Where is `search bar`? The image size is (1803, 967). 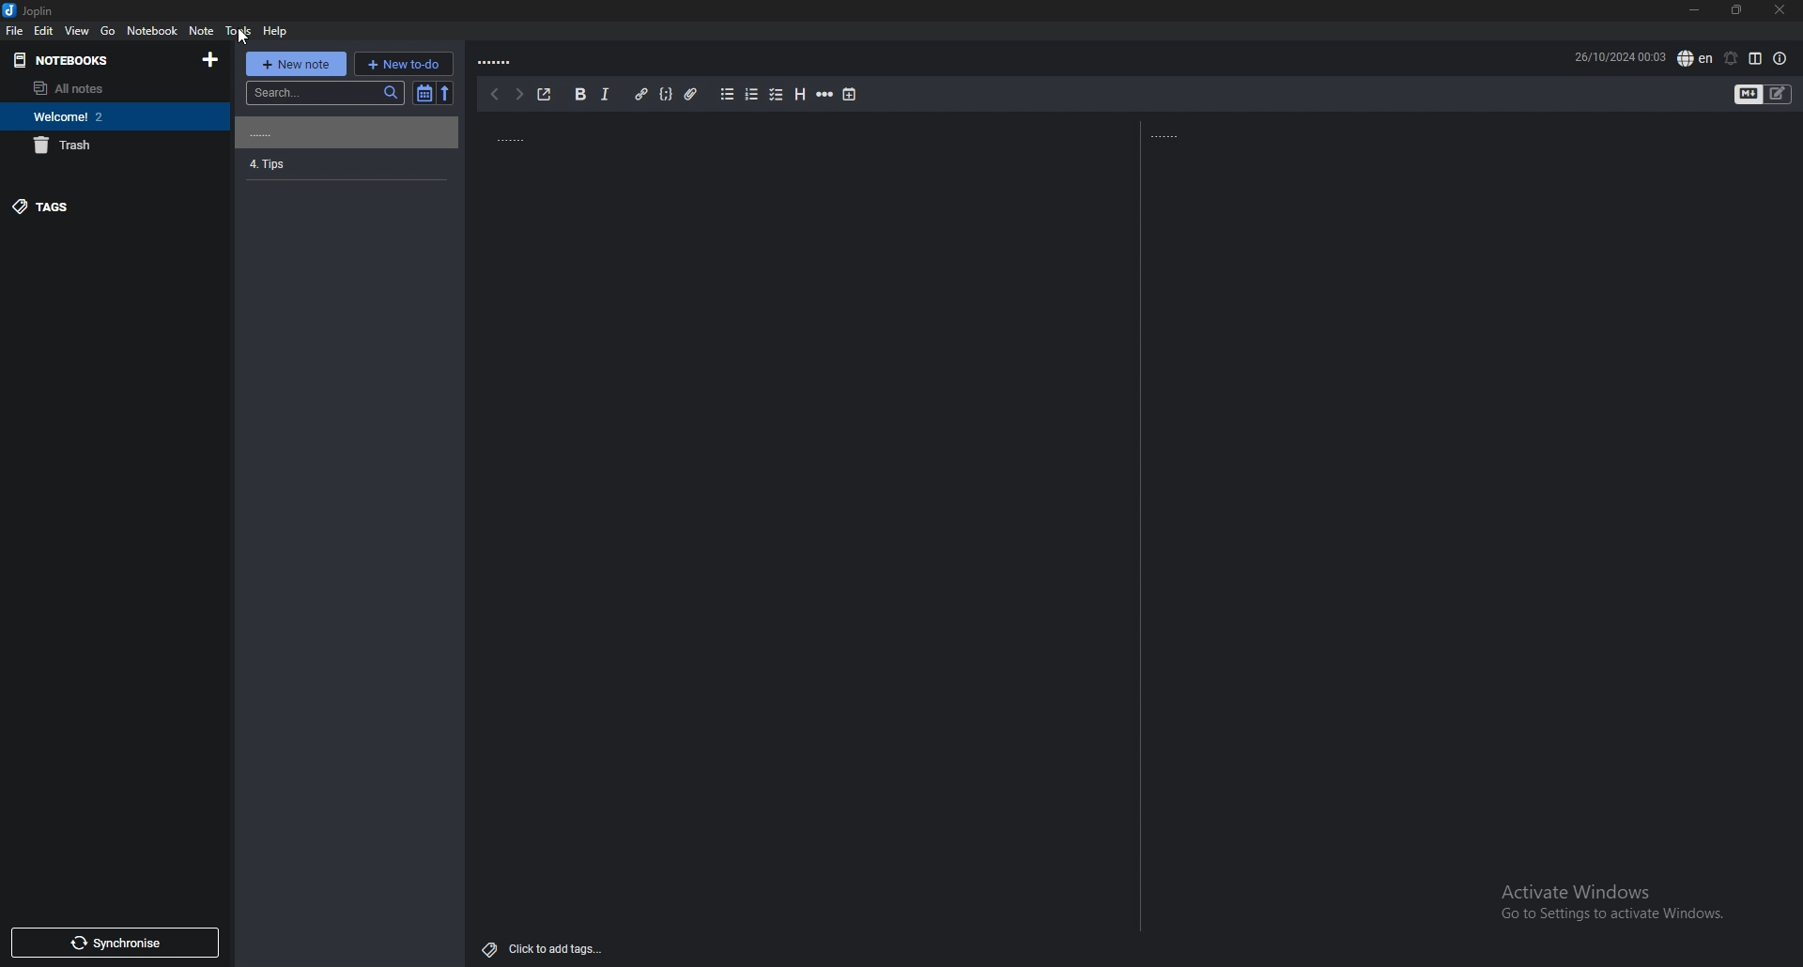
search bar is located at coordinates (325, 92).